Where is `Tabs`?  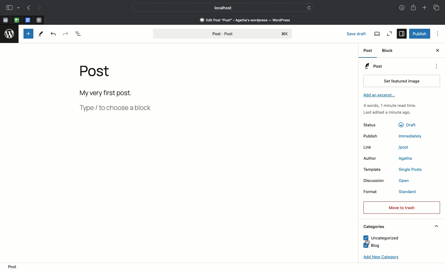
Tabs is located at coordinates (437, 8).